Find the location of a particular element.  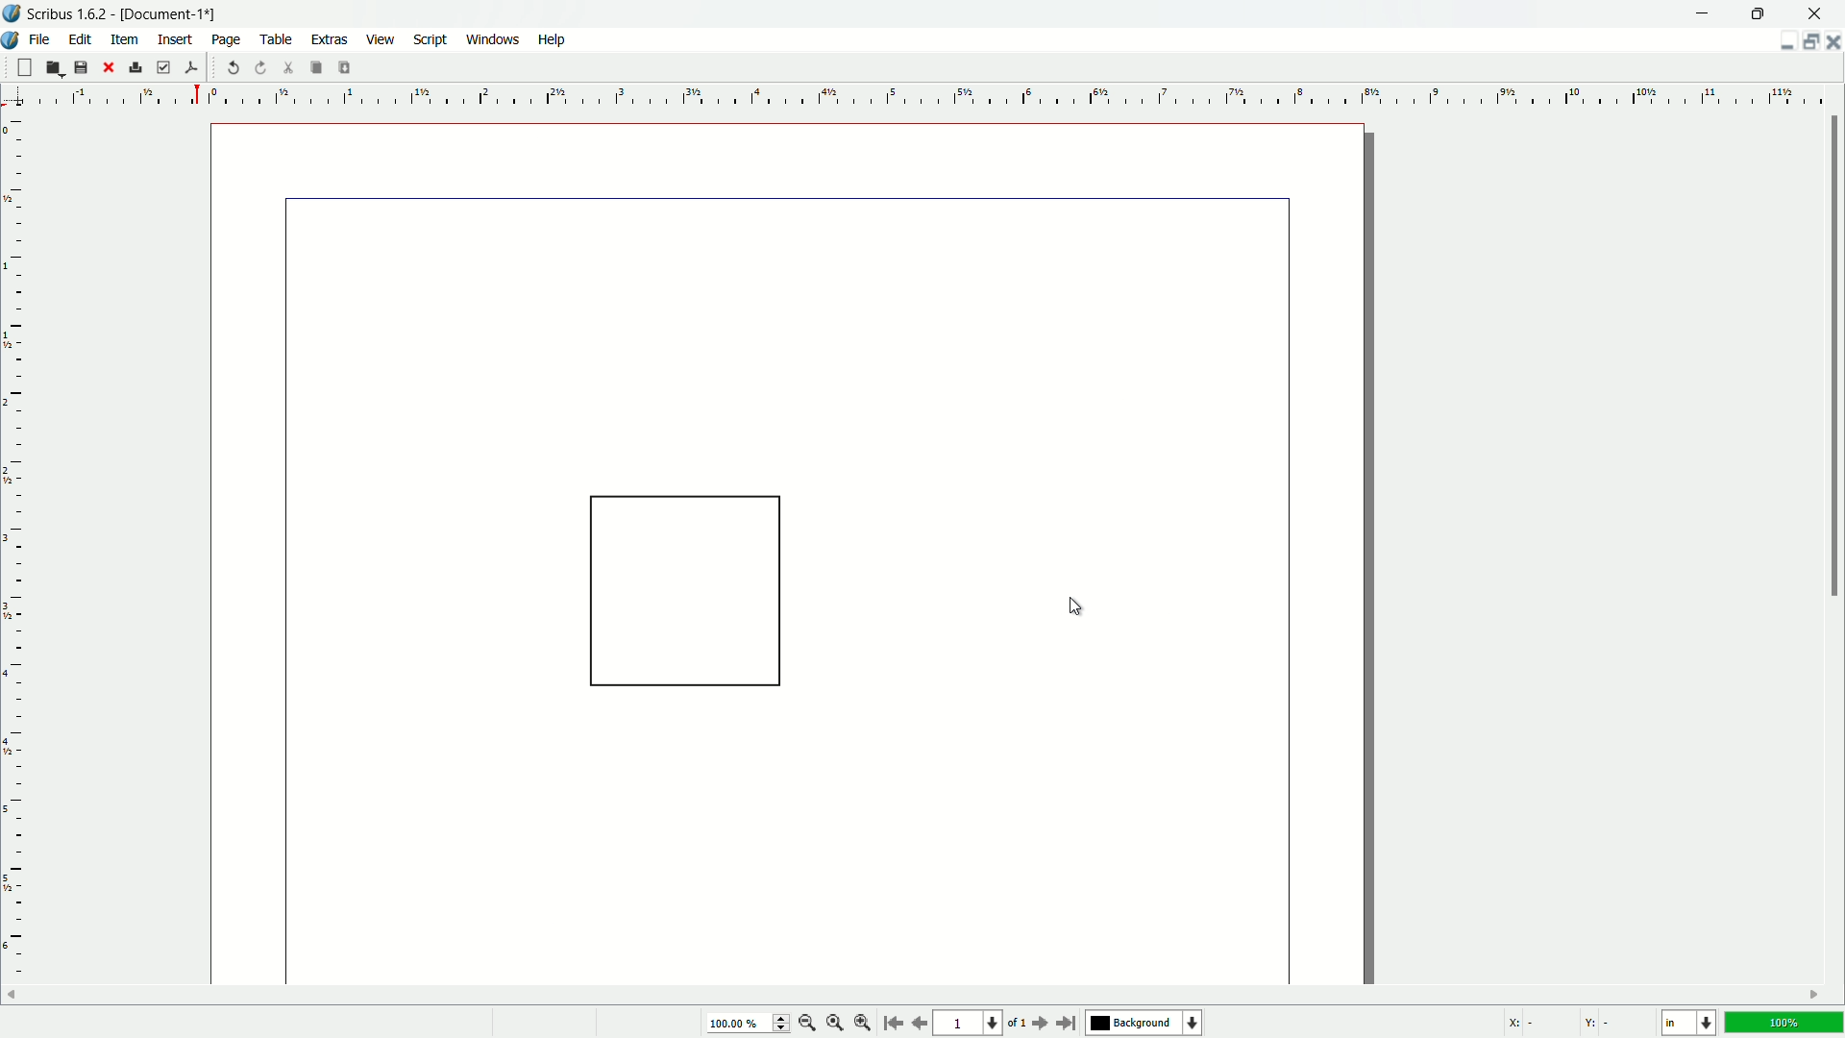

go to start page is located at coordinates (889, 1022).